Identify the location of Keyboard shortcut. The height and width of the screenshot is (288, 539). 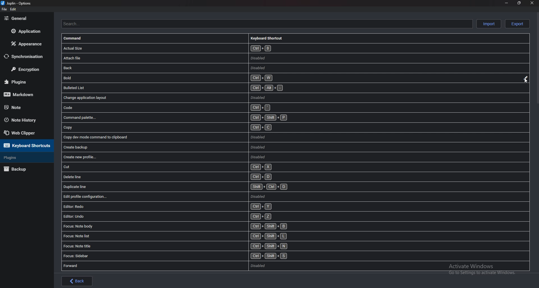
(269, 38).